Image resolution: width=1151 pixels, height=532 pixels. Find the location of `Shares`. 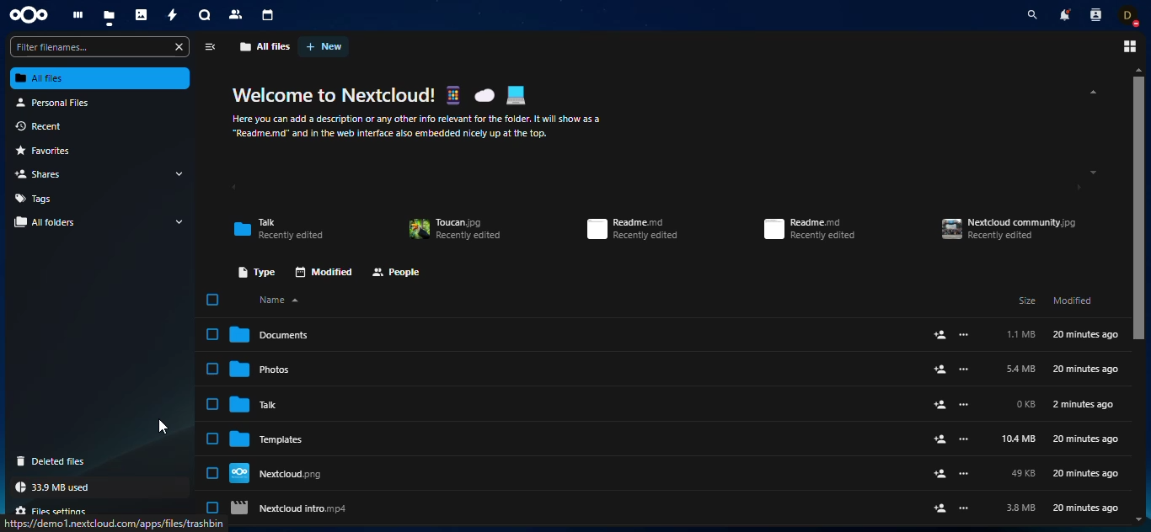

Shares is located at coordinates (40, 175).